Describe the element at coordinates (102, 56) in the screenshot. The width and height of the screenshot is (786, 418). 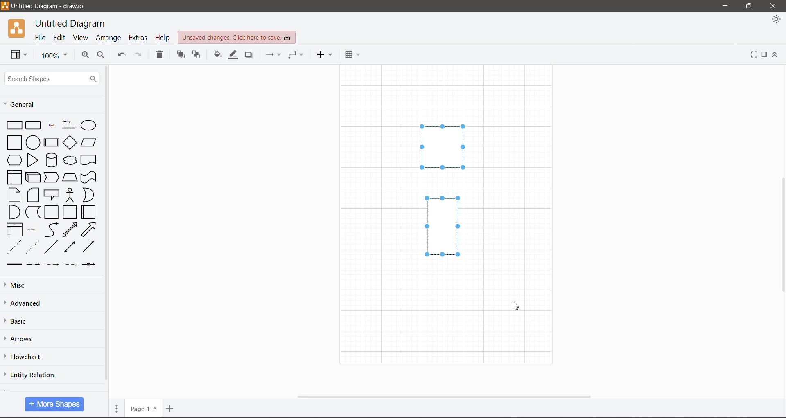
I see `Zoom Out` at that location.